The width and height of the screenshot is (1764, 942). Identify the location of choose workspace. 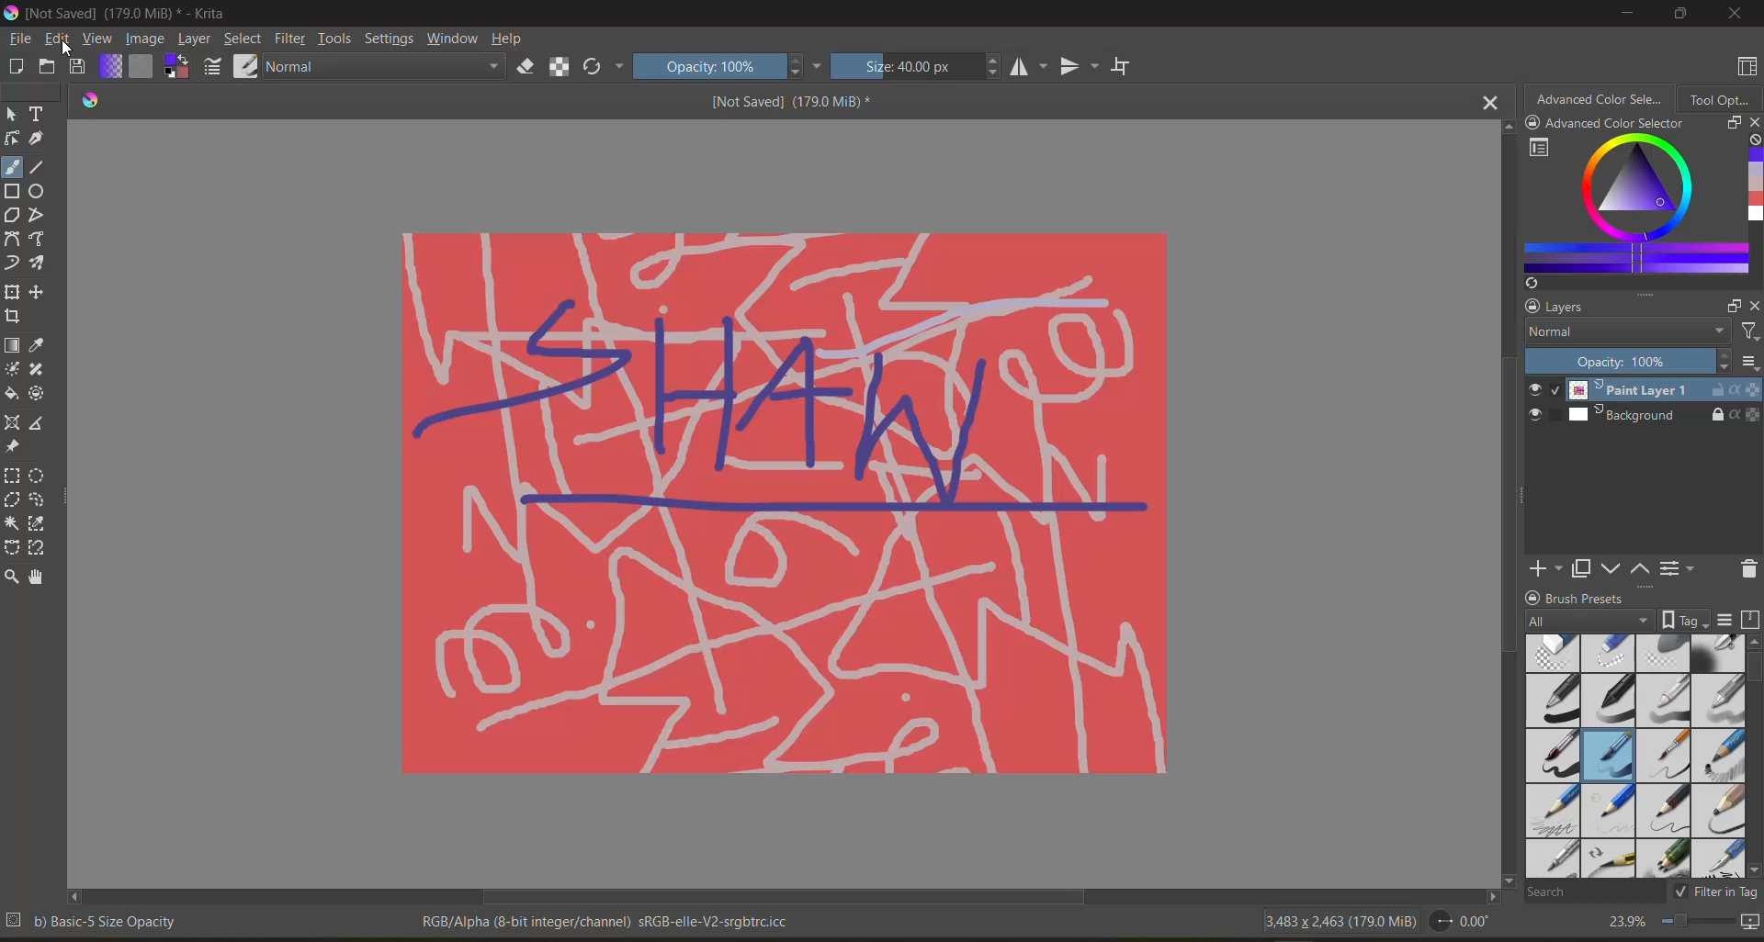
(1747, 67).